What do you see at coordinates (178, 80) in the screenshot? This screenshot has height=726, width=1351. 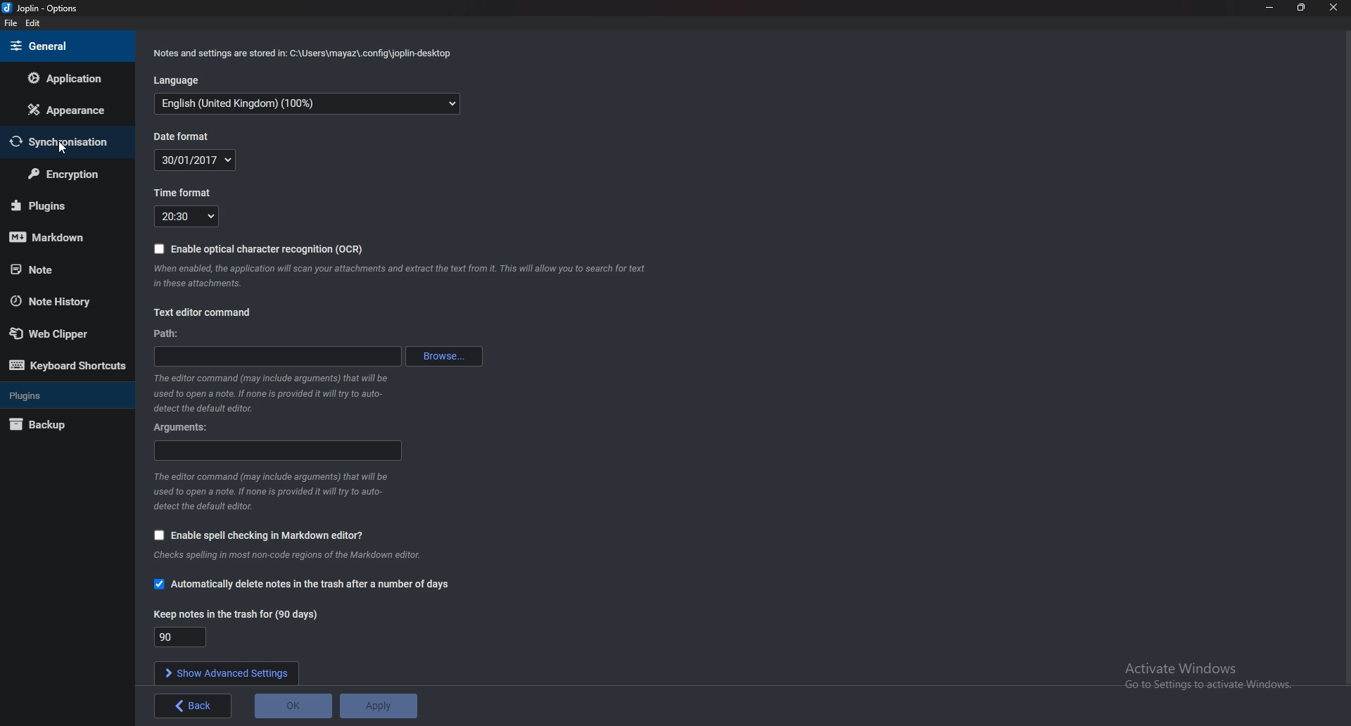 I see `Language` at bounding box center [178, 80].